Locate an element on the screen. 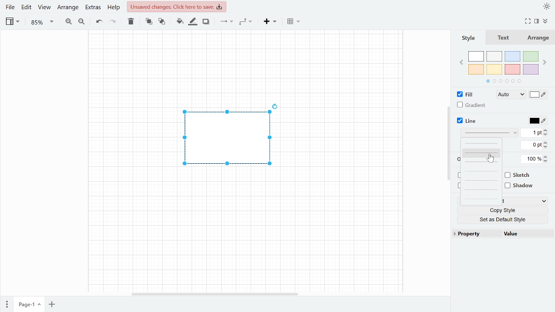 The width and height of the screenshot is (555, 312). Increase opacity is located at coordinates (548, 156).